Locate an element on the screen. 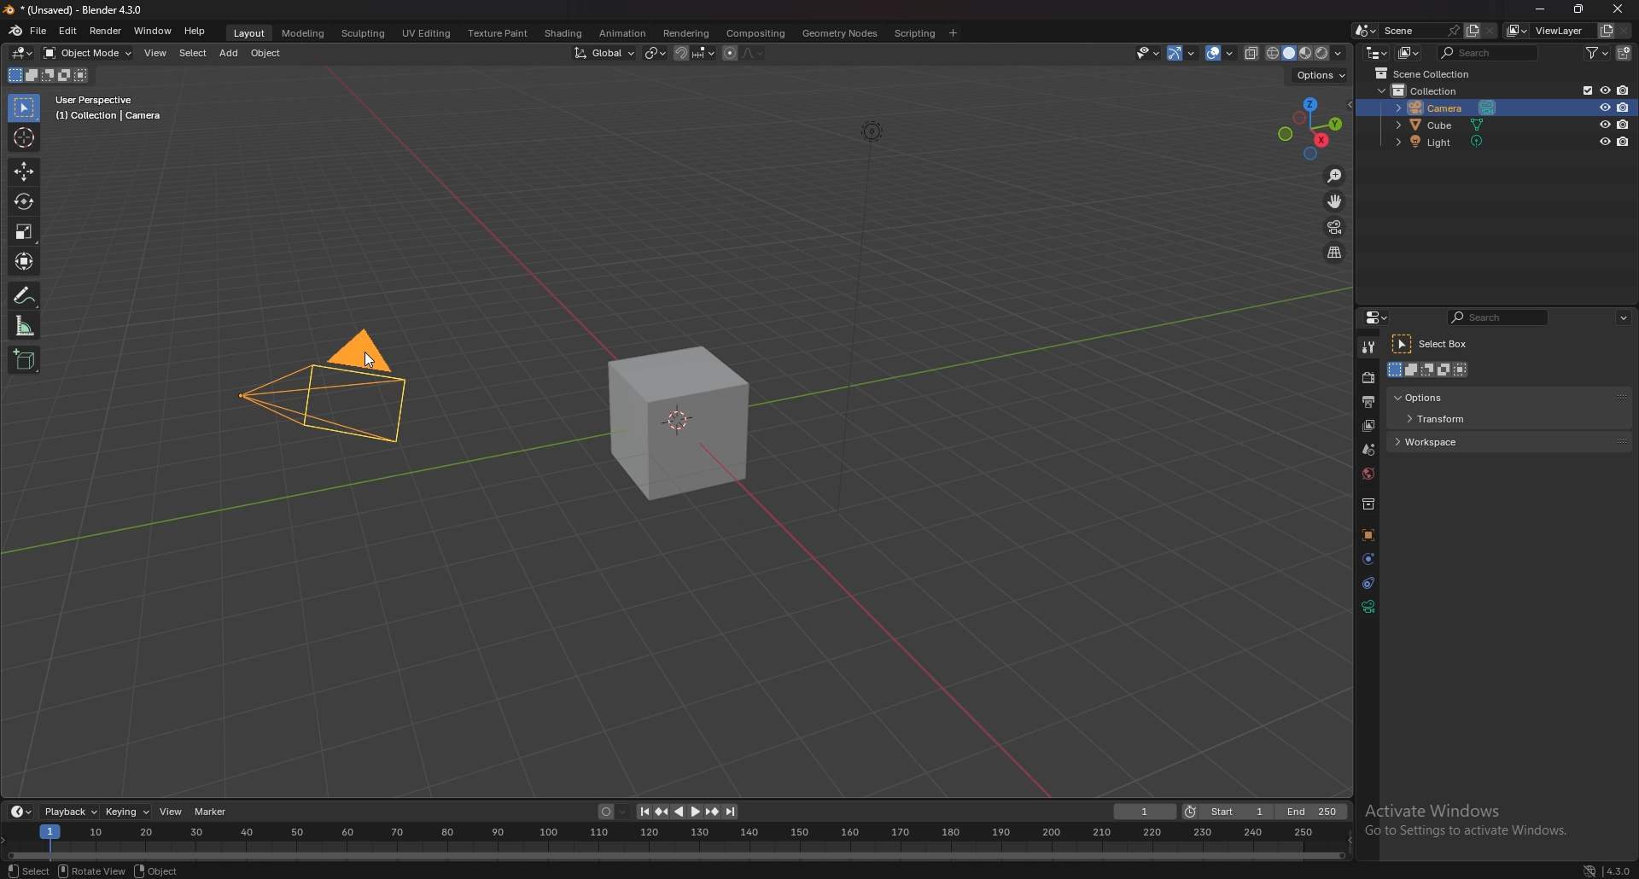 The image size is (1639, 879). Cursor is located at coordinates (376, 362).